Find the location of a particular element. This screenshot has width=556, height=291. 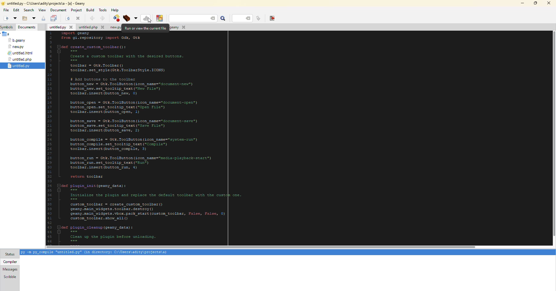

build is located at coordinates (90, 10).